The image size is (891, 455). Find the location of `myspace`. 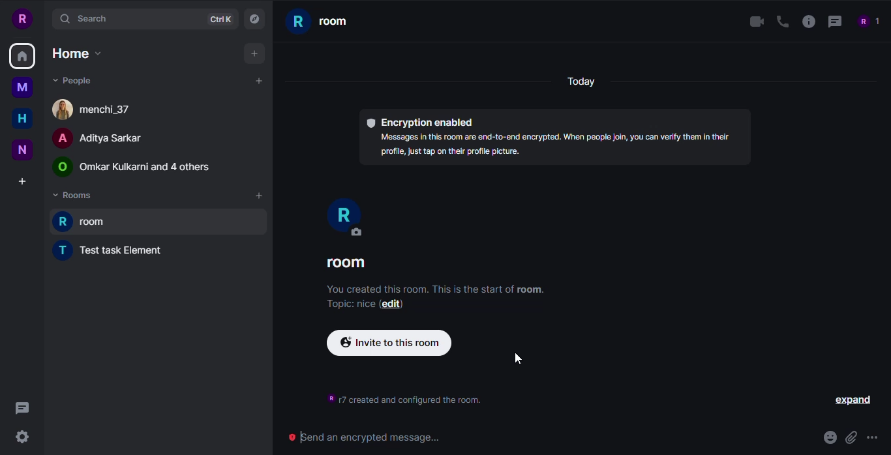

myspace is located at coordinates (22, 87).